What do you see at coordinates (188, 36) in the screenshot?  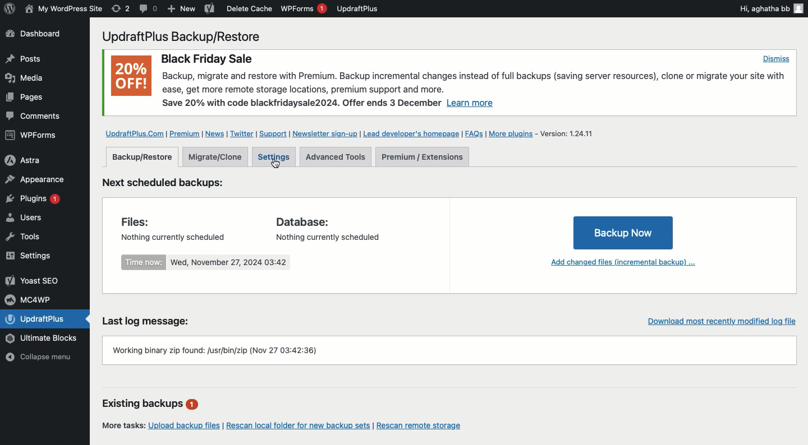 I see `UpdraftPlus Backup/Restore` at bounding box center [188, 36].